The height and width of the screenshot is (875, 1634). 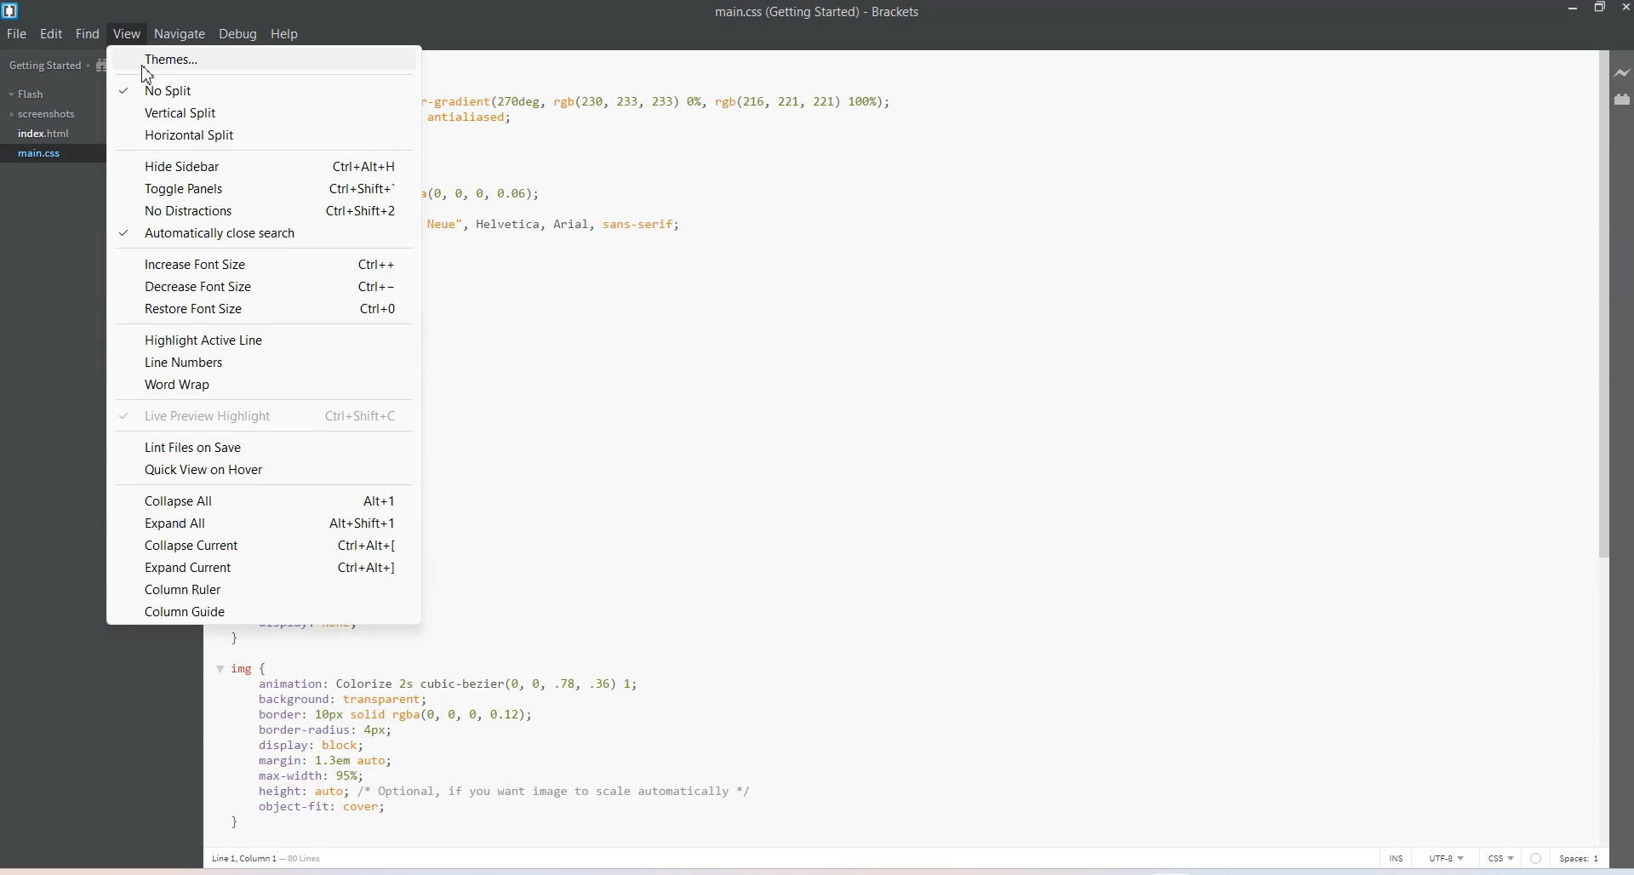 I want to click on Live preview, so click(x=1624, y=71).